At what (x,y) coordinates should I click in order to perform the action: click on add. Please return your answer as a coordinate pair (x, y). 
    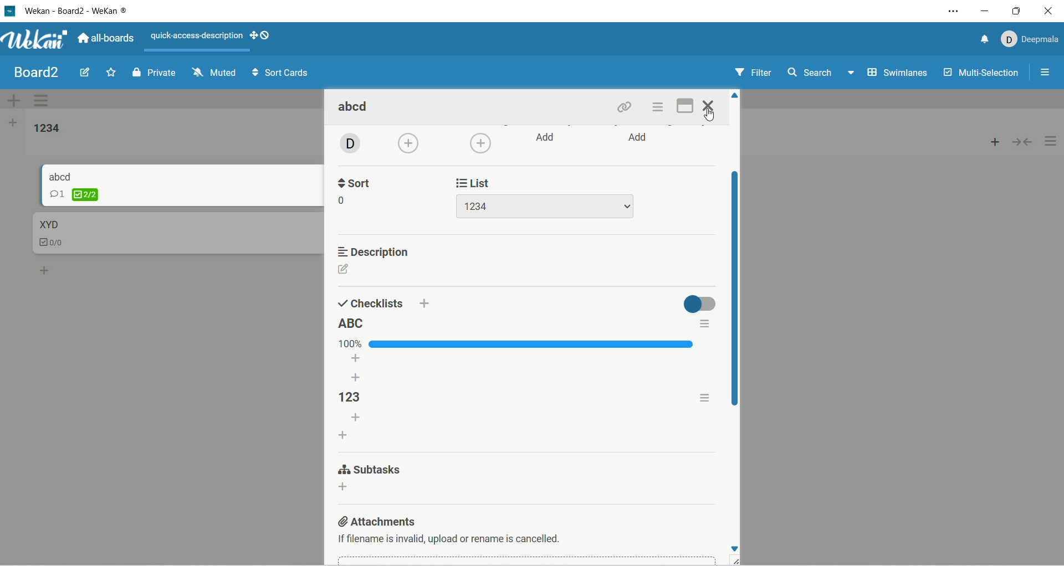
    Looking at the image, I should click on (993, 144).